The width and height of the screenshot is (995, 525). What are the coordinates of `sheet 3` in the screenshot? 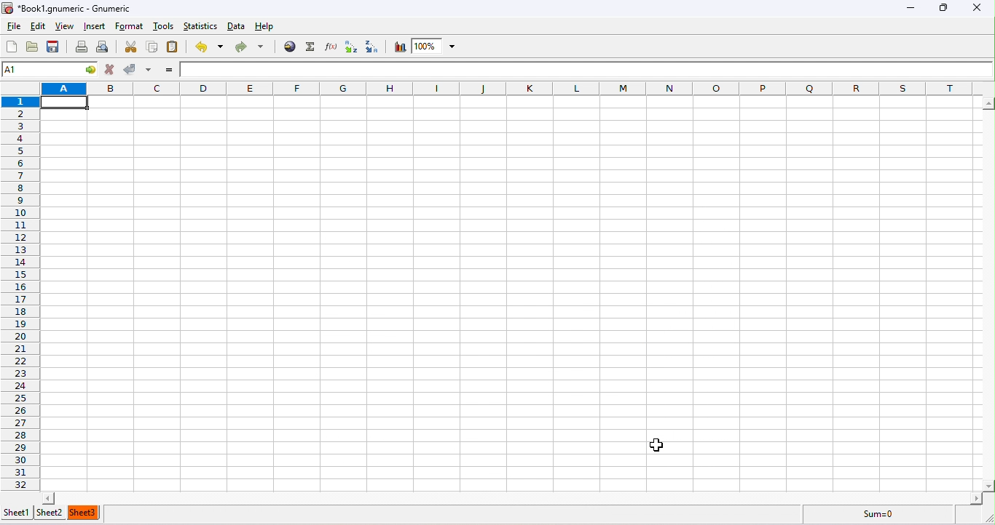 It's located at (85, 513).